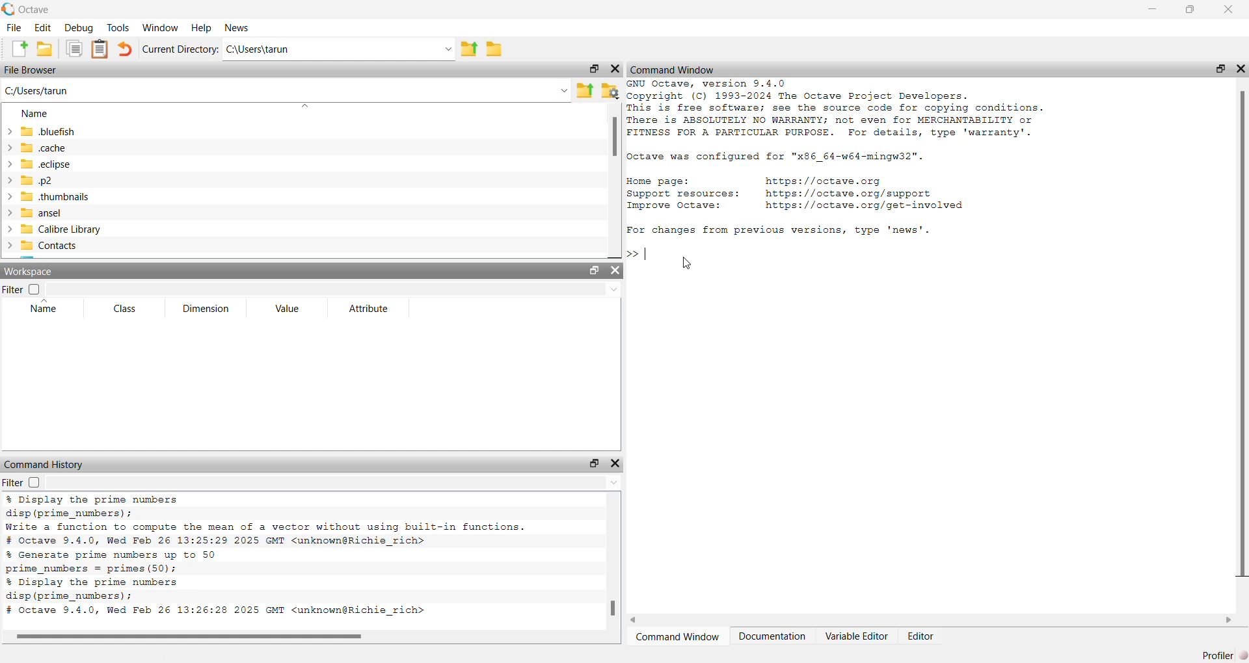  I want to click on Drop-down , so click(449, 49).